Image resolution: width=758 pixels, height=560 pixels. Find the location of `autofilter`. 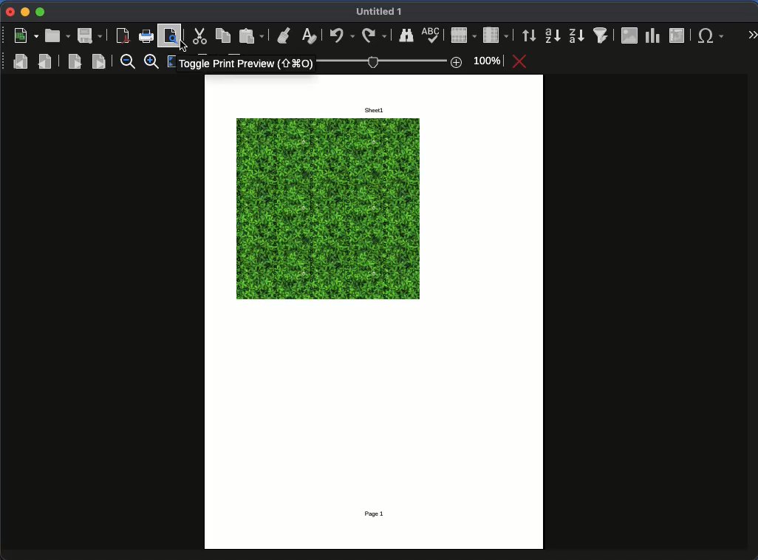

autofilter is located at coordinates (601, 34).